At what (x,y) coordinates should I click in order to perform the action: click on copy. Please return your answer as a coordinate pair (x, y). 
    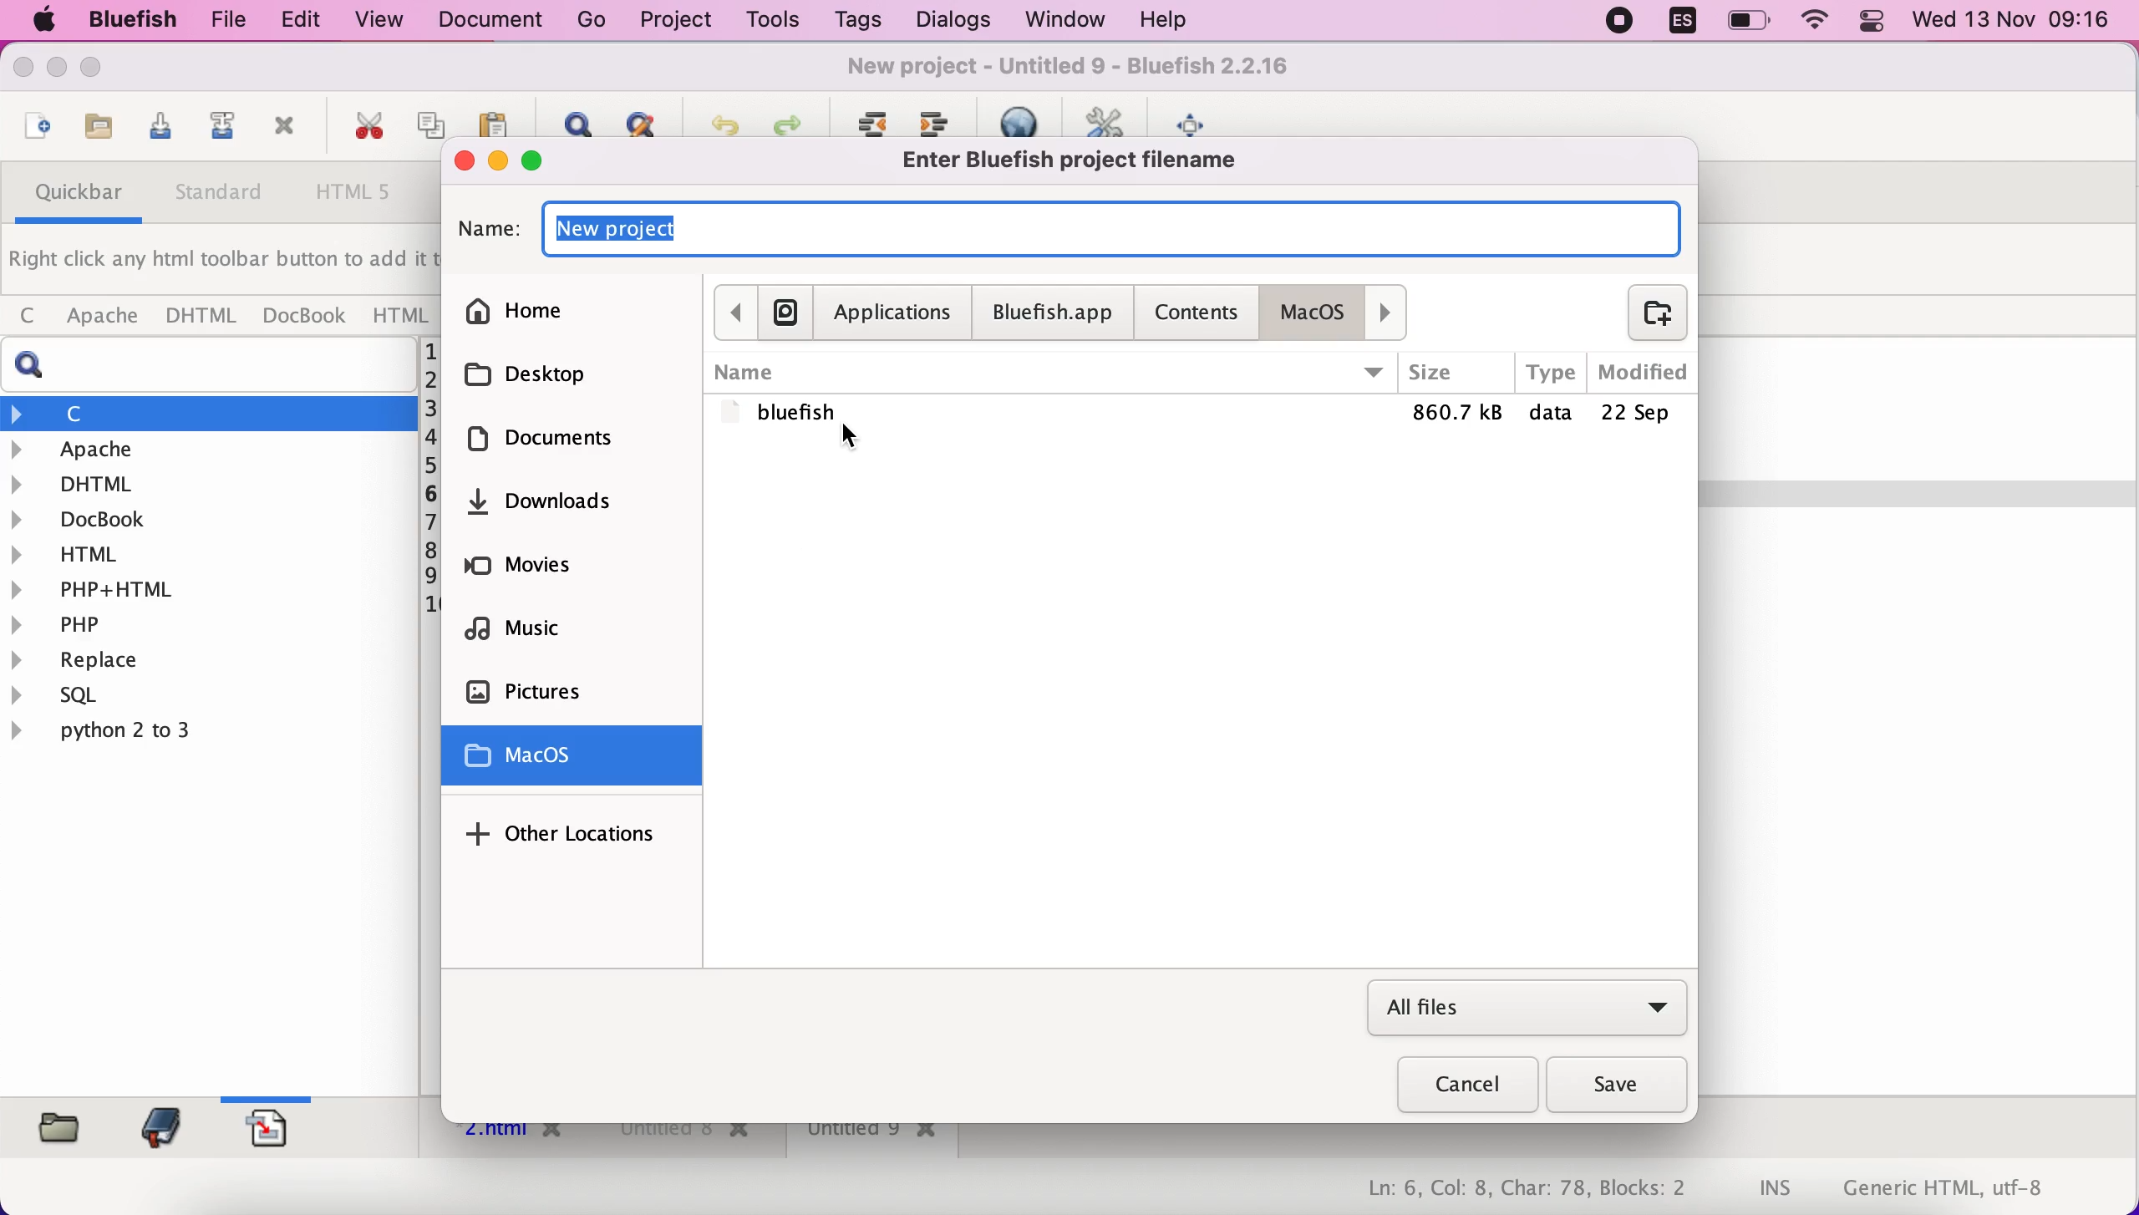
    Looking at the image, I should click on (433, 118).